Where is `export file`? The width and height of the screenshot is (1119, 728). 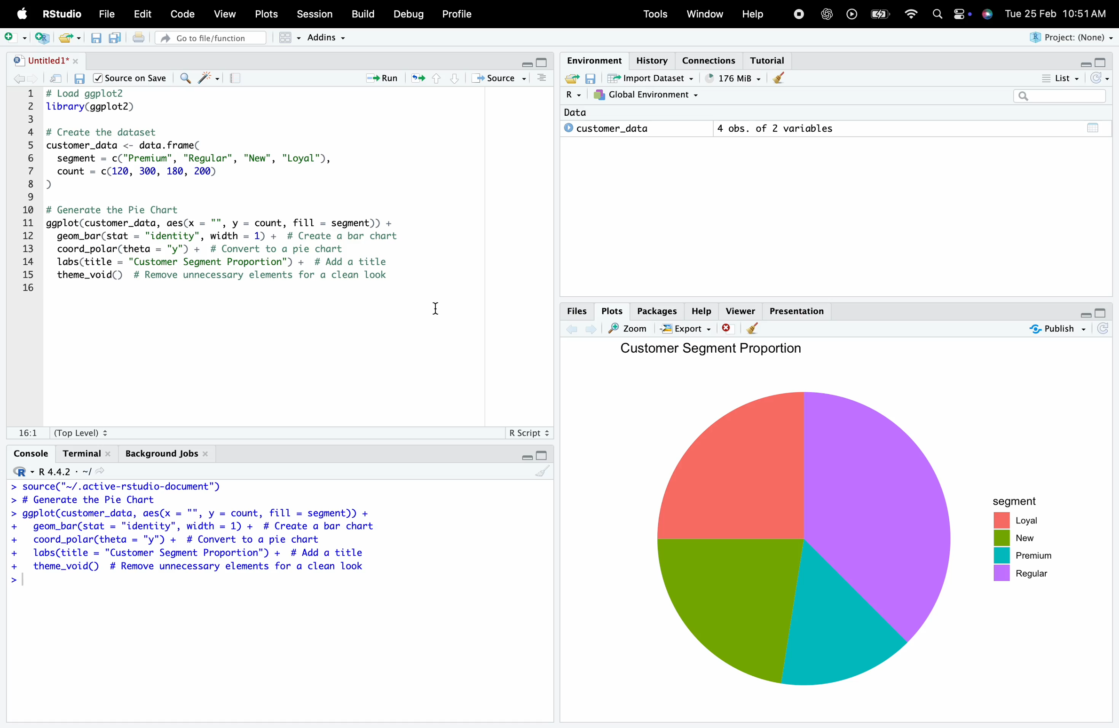
export file is located at coordinates (568, 79).